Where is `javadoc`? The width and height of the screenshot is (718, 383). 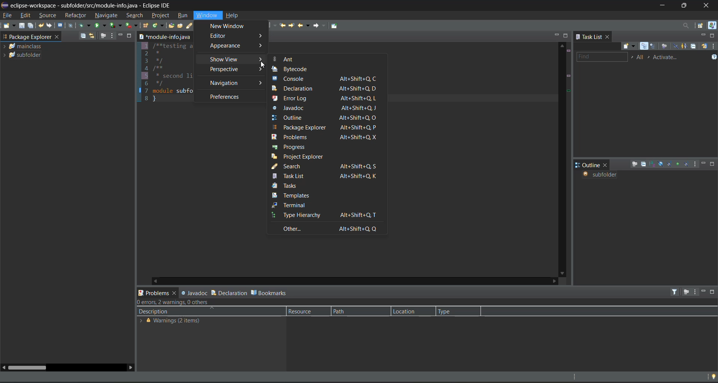 javadoc is located at coordinates (192, 293).